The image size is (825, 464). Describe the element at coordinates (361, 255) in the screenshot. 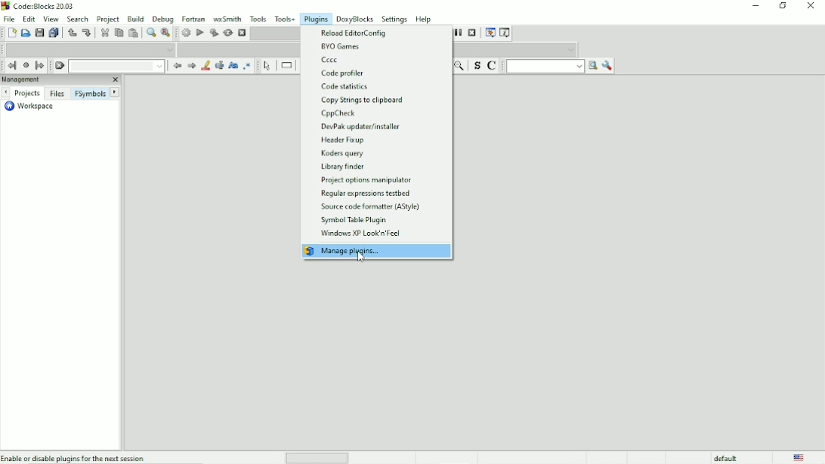

I see `Cursor` at that location.